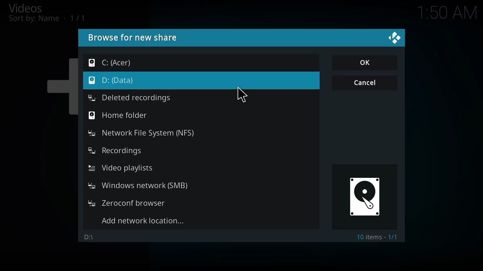 This screenshot has width=483, height=271. I want to click on add network location, so click(142, 220).